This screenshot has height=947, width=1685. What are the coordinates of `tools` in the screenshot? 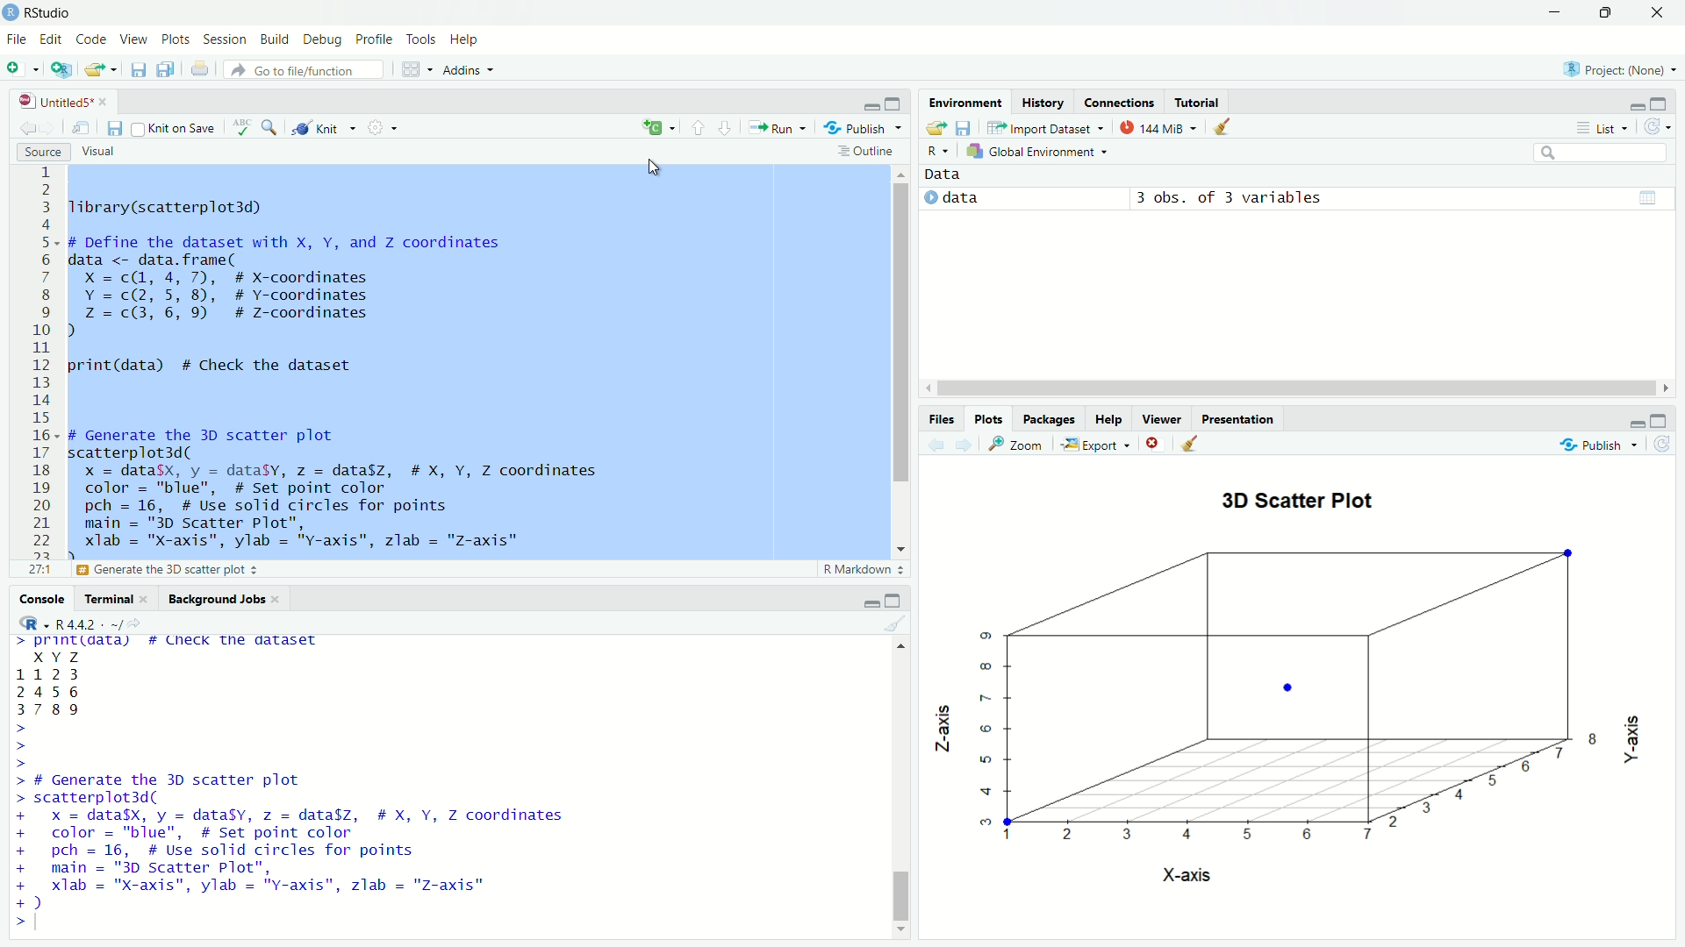 It's located at (421, 38).